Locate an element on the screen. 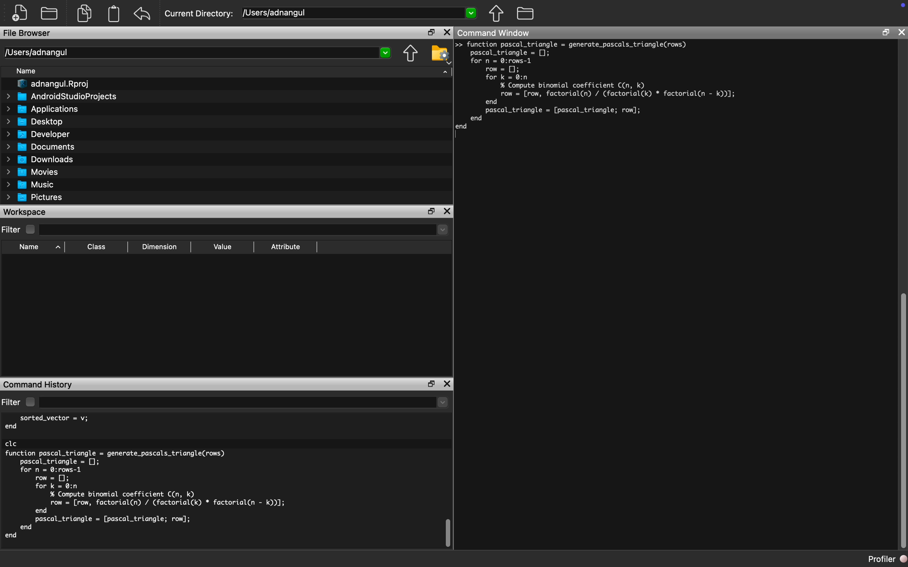 The height and width of the screenshot is (567, 908). Folder is located at coordinates (525, 14).